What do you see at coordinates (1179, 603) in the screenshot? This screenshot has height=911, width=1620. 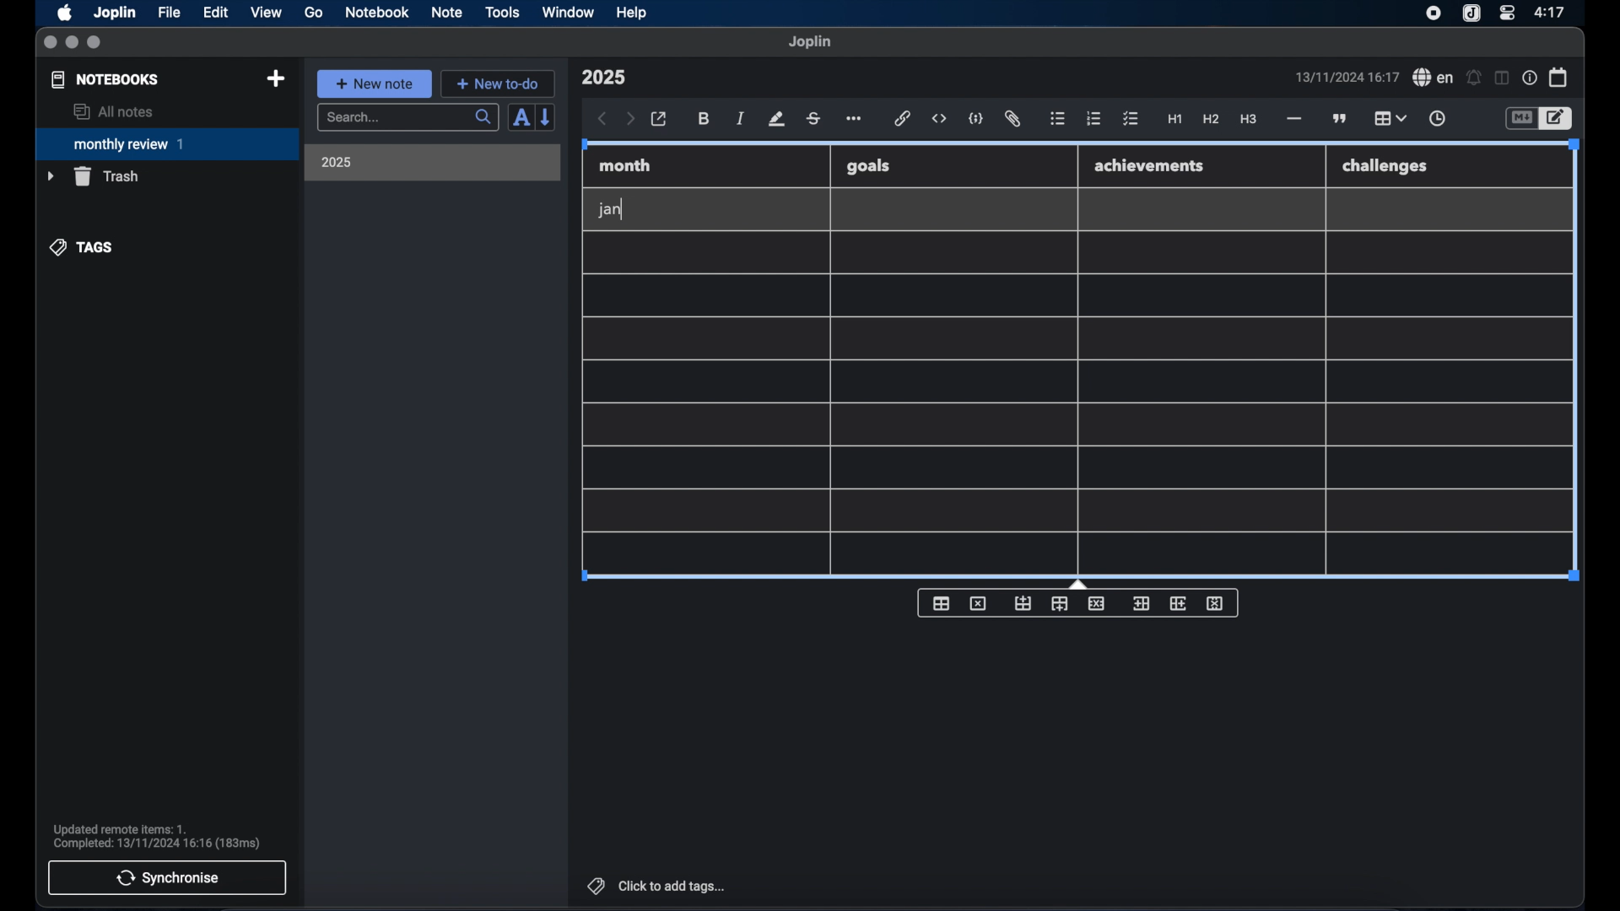 I see `insert column after` at bounding box center [1179, 603].